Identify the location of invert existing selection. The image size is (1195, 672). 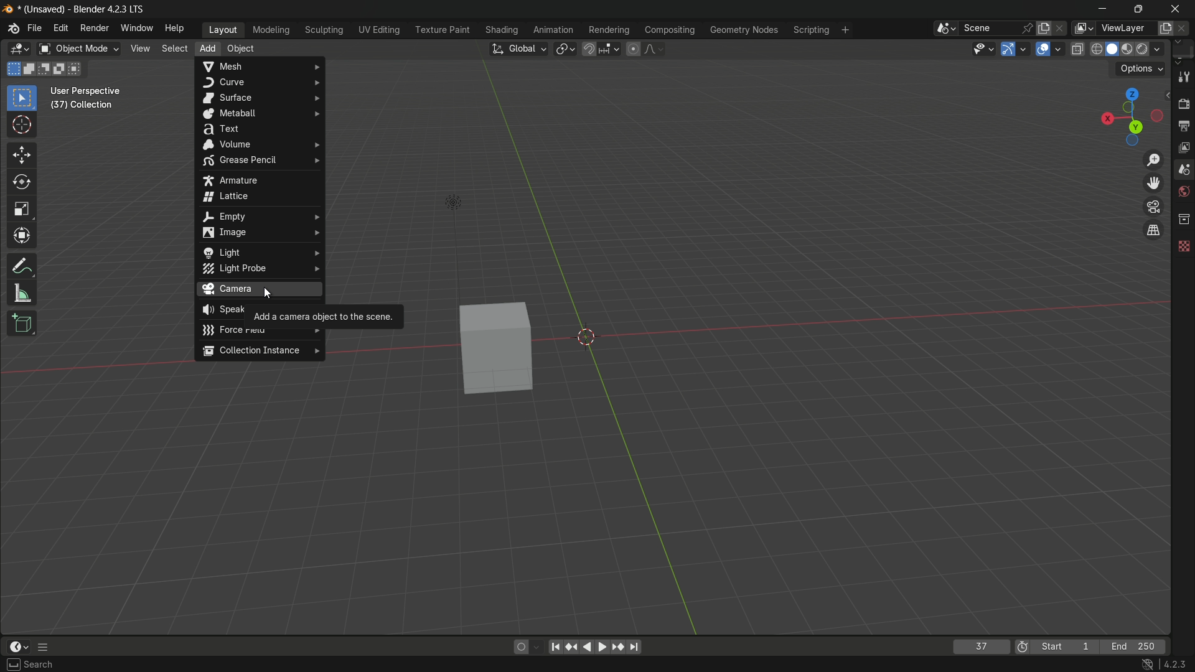
(62, 68).